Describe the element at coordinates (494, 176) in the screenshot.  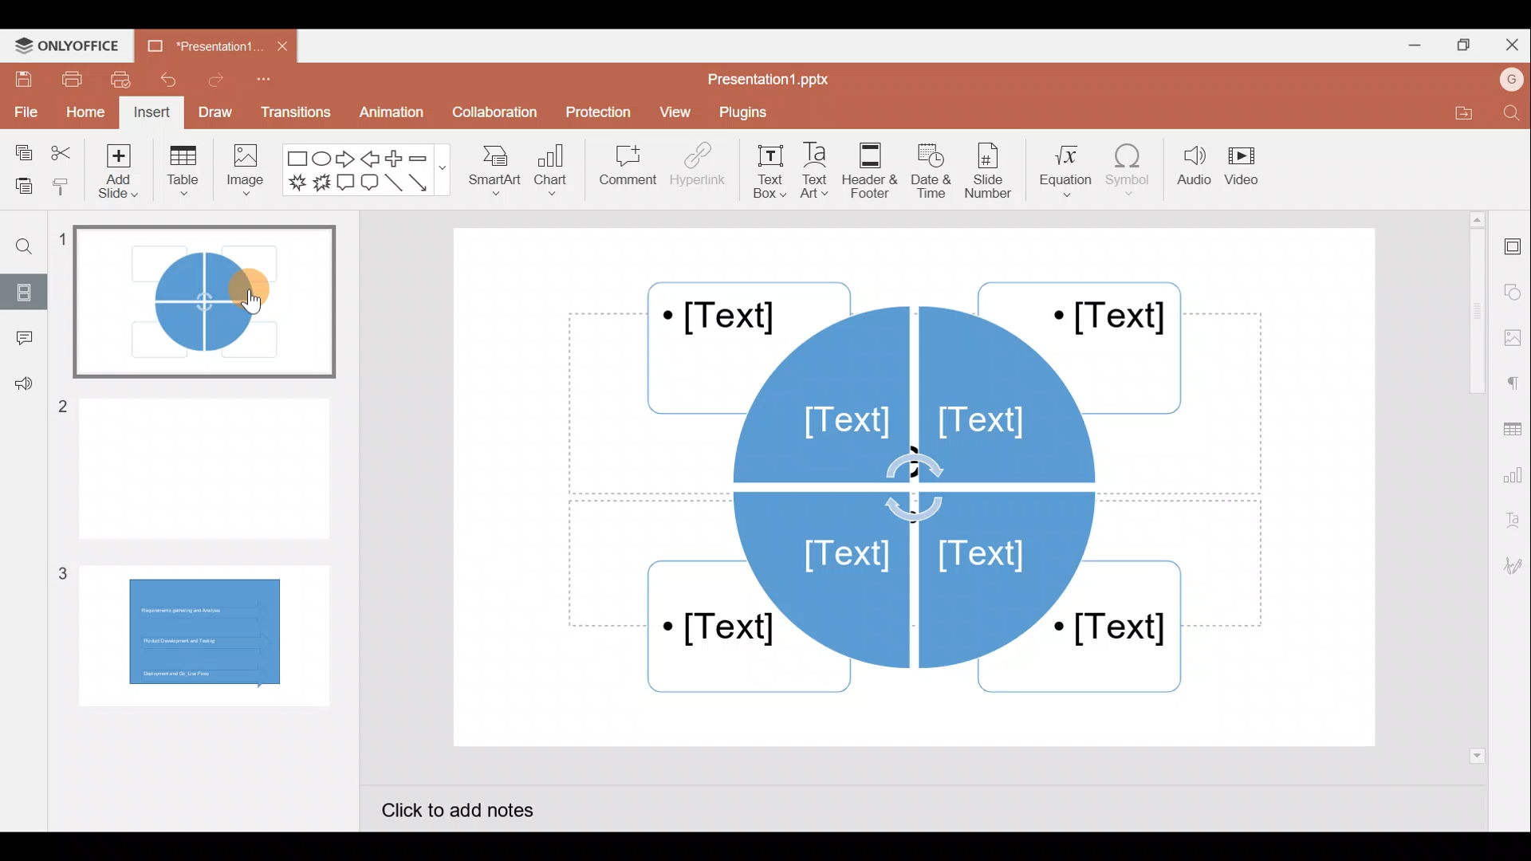
I see `SmartArt` at that location.